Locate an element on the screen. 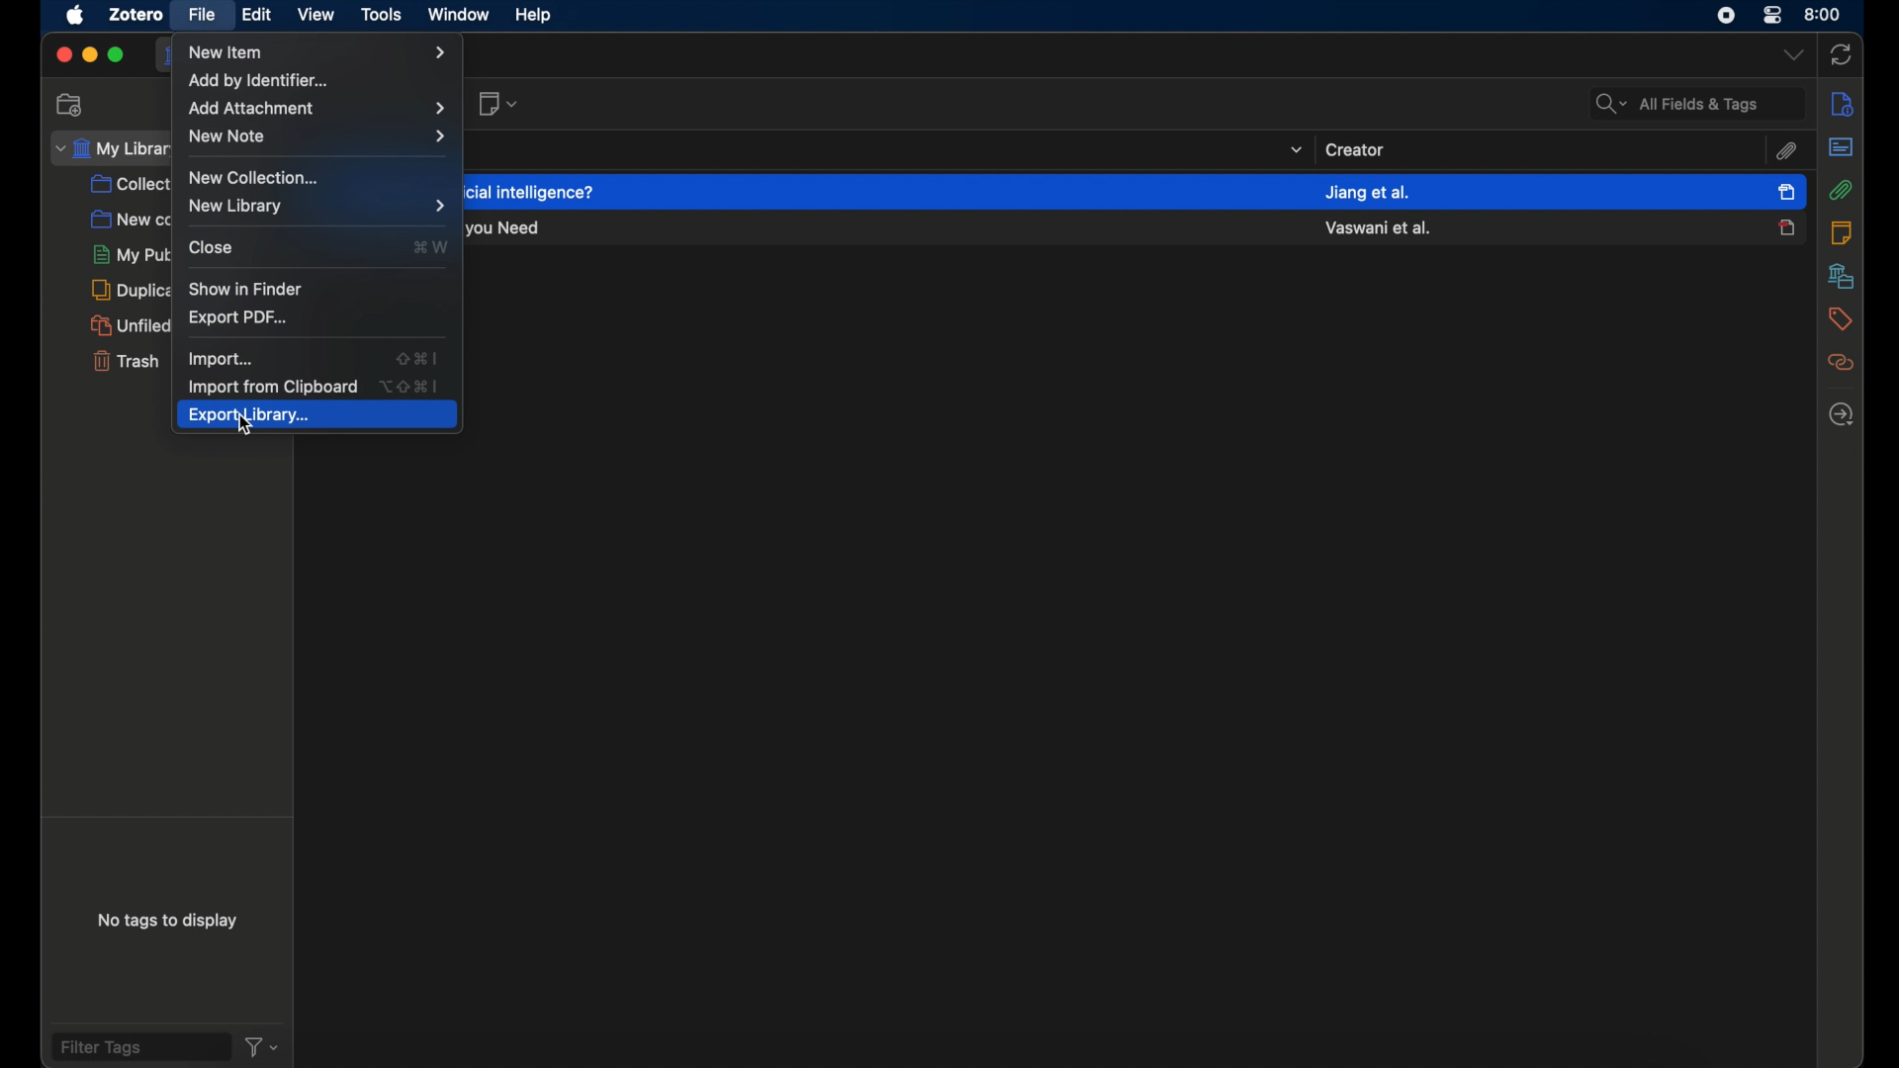  cursor is located at coordinates (251, 429).